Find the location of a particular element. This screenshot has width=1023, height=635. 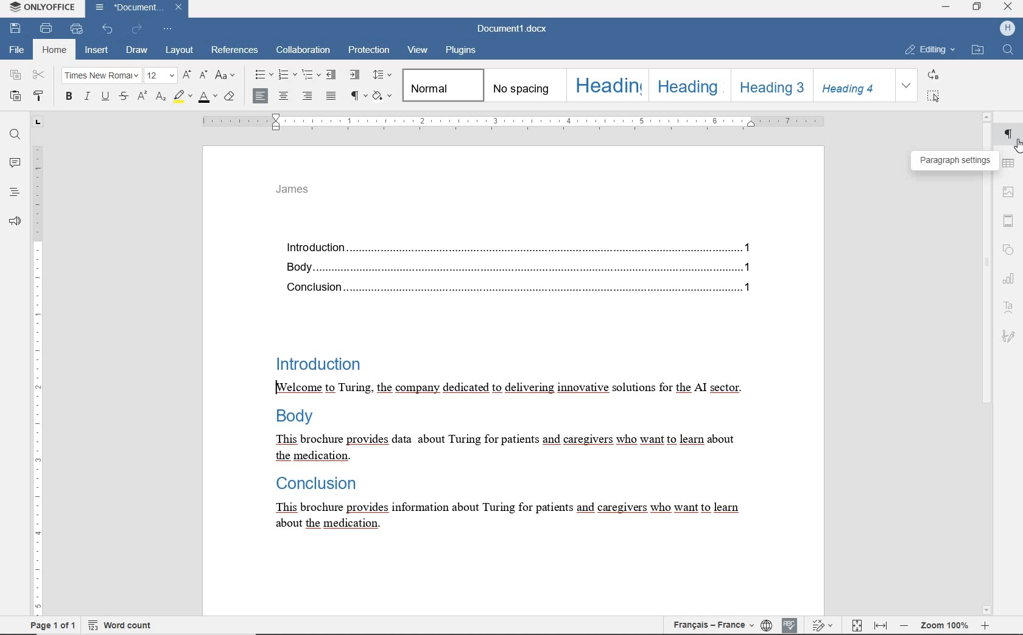

open file location is located at coordinates (977, 51).